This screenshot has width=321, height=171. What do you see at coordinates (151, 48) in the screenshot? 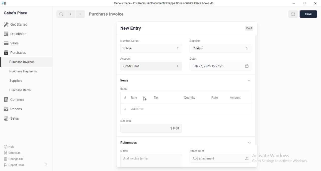
I see `PINV-` at bounding box center [151, 48].